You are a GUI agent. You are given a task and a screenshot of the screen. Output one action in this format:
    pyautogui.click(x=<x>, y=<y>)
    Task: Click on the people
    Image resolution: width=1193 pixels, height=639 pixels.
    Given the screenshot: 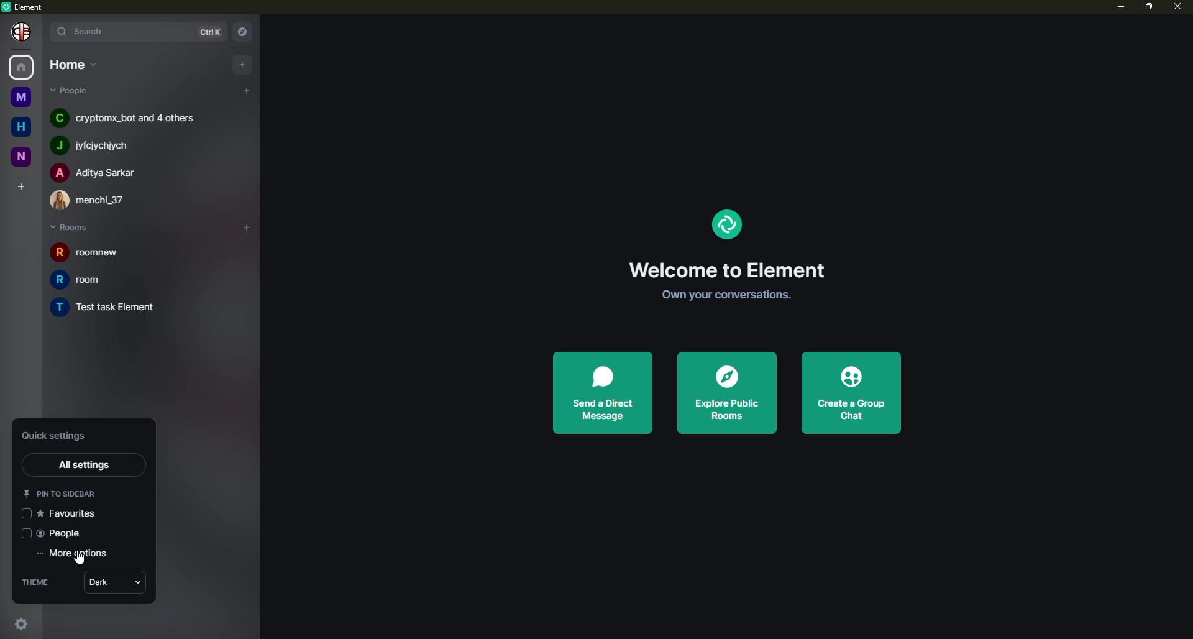 What is the action you would take?
    pyautogui.click(x=62, y=534)
    